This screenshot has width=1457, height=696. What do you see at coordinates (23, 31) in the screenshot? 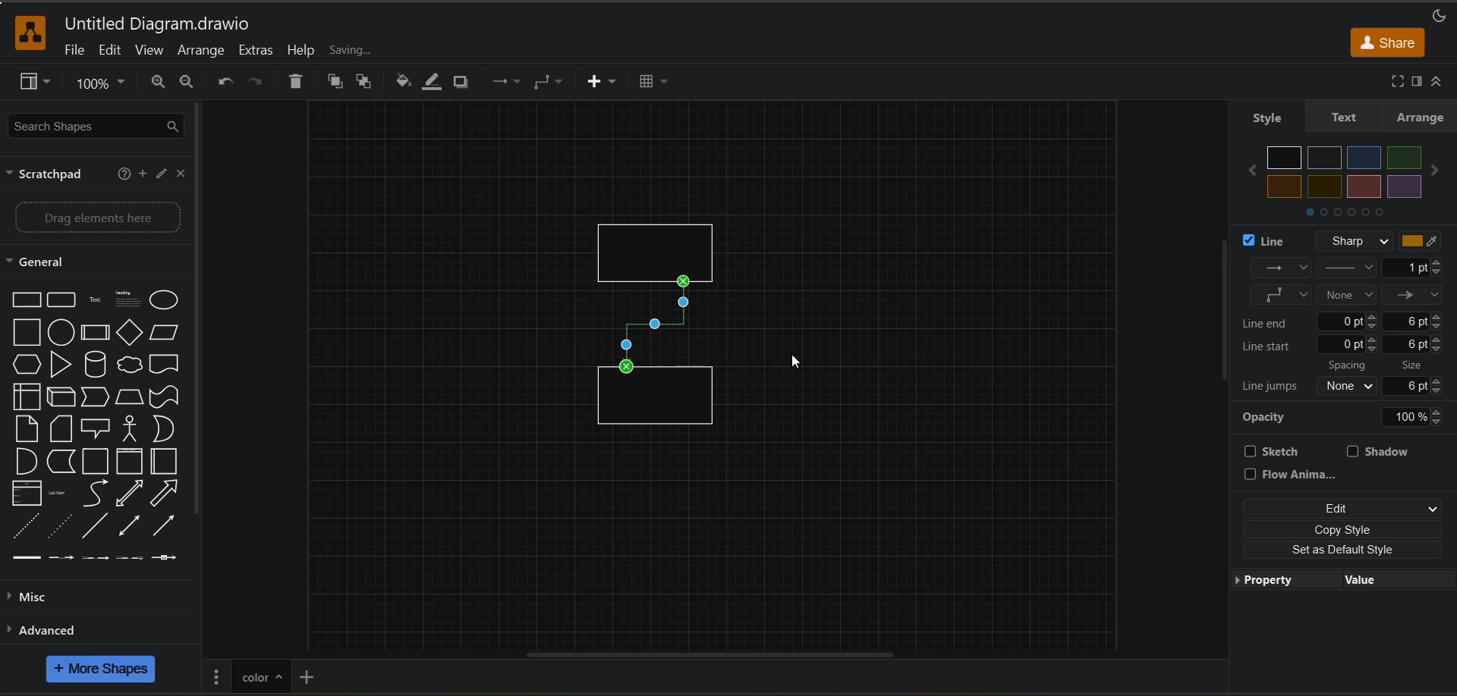
I see `app logo` at bounding box center [23, 31].